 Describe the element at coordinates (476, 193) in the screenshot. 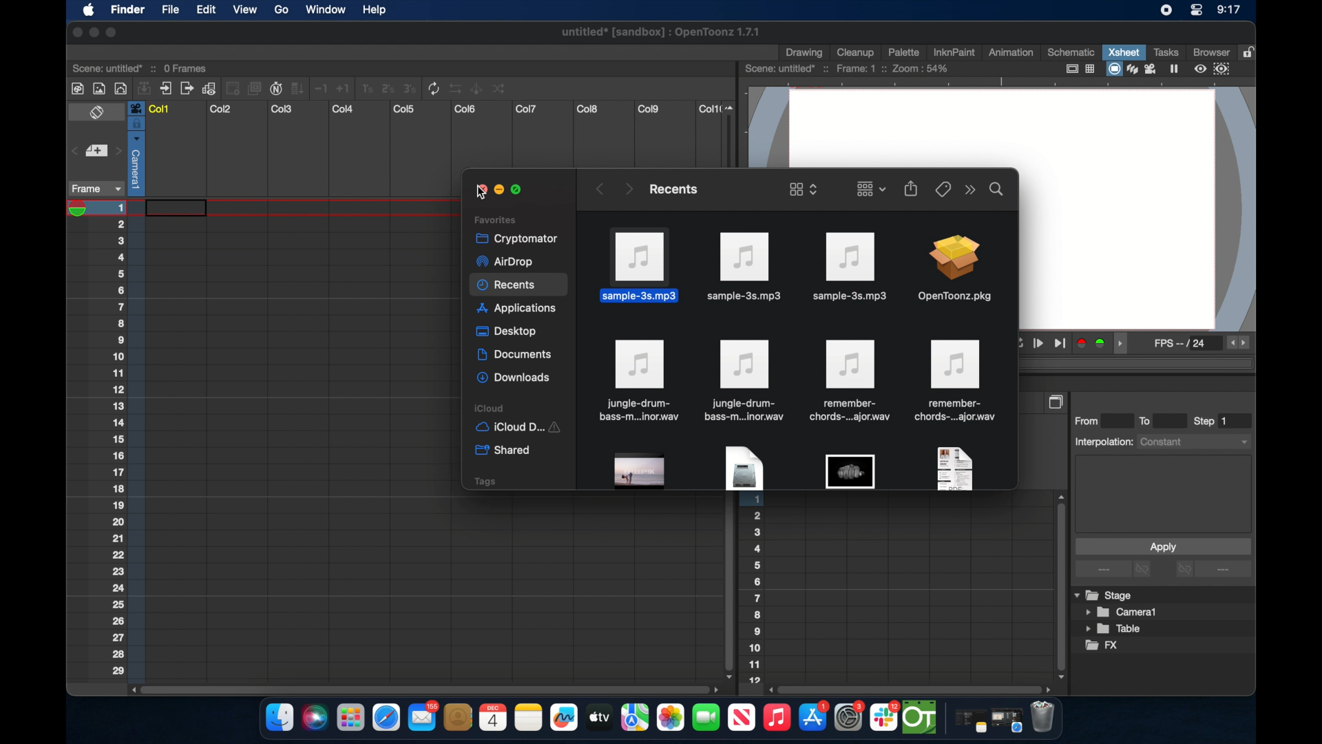

I see `cursor` at that location.